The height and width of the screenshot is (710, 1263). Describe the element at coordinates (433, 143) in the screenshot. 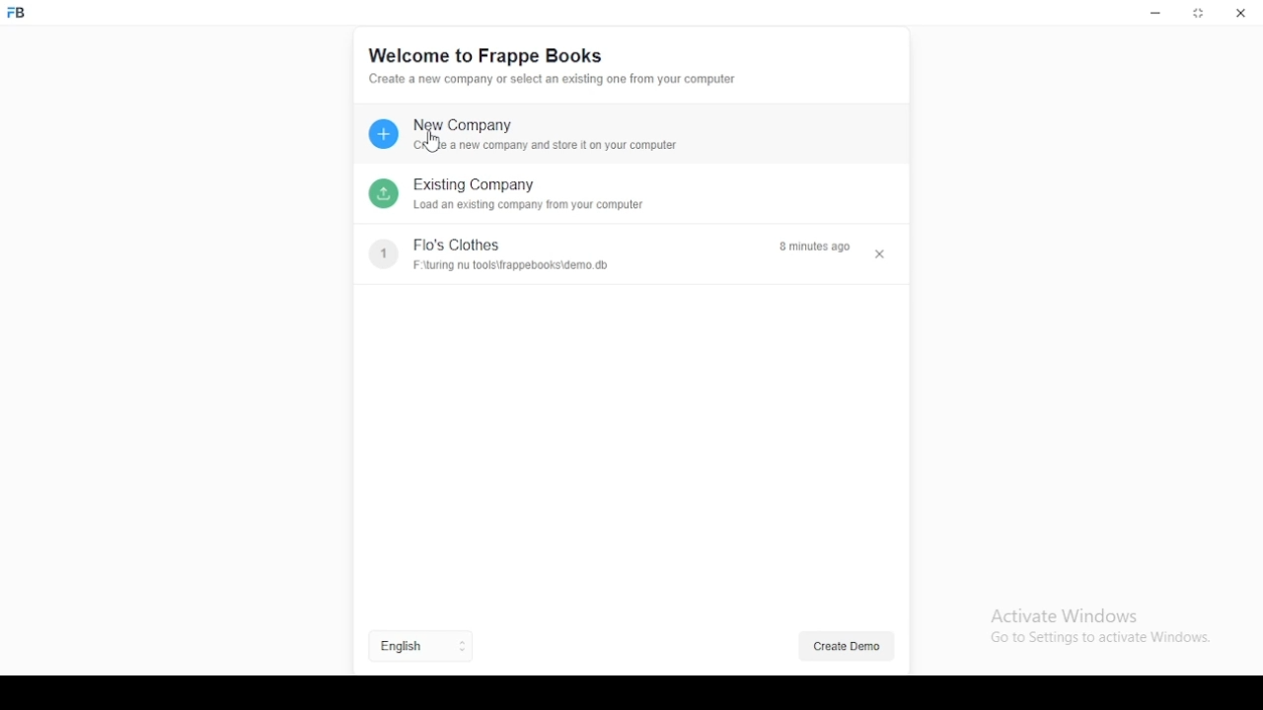

I see `mouse pointer` at that location.